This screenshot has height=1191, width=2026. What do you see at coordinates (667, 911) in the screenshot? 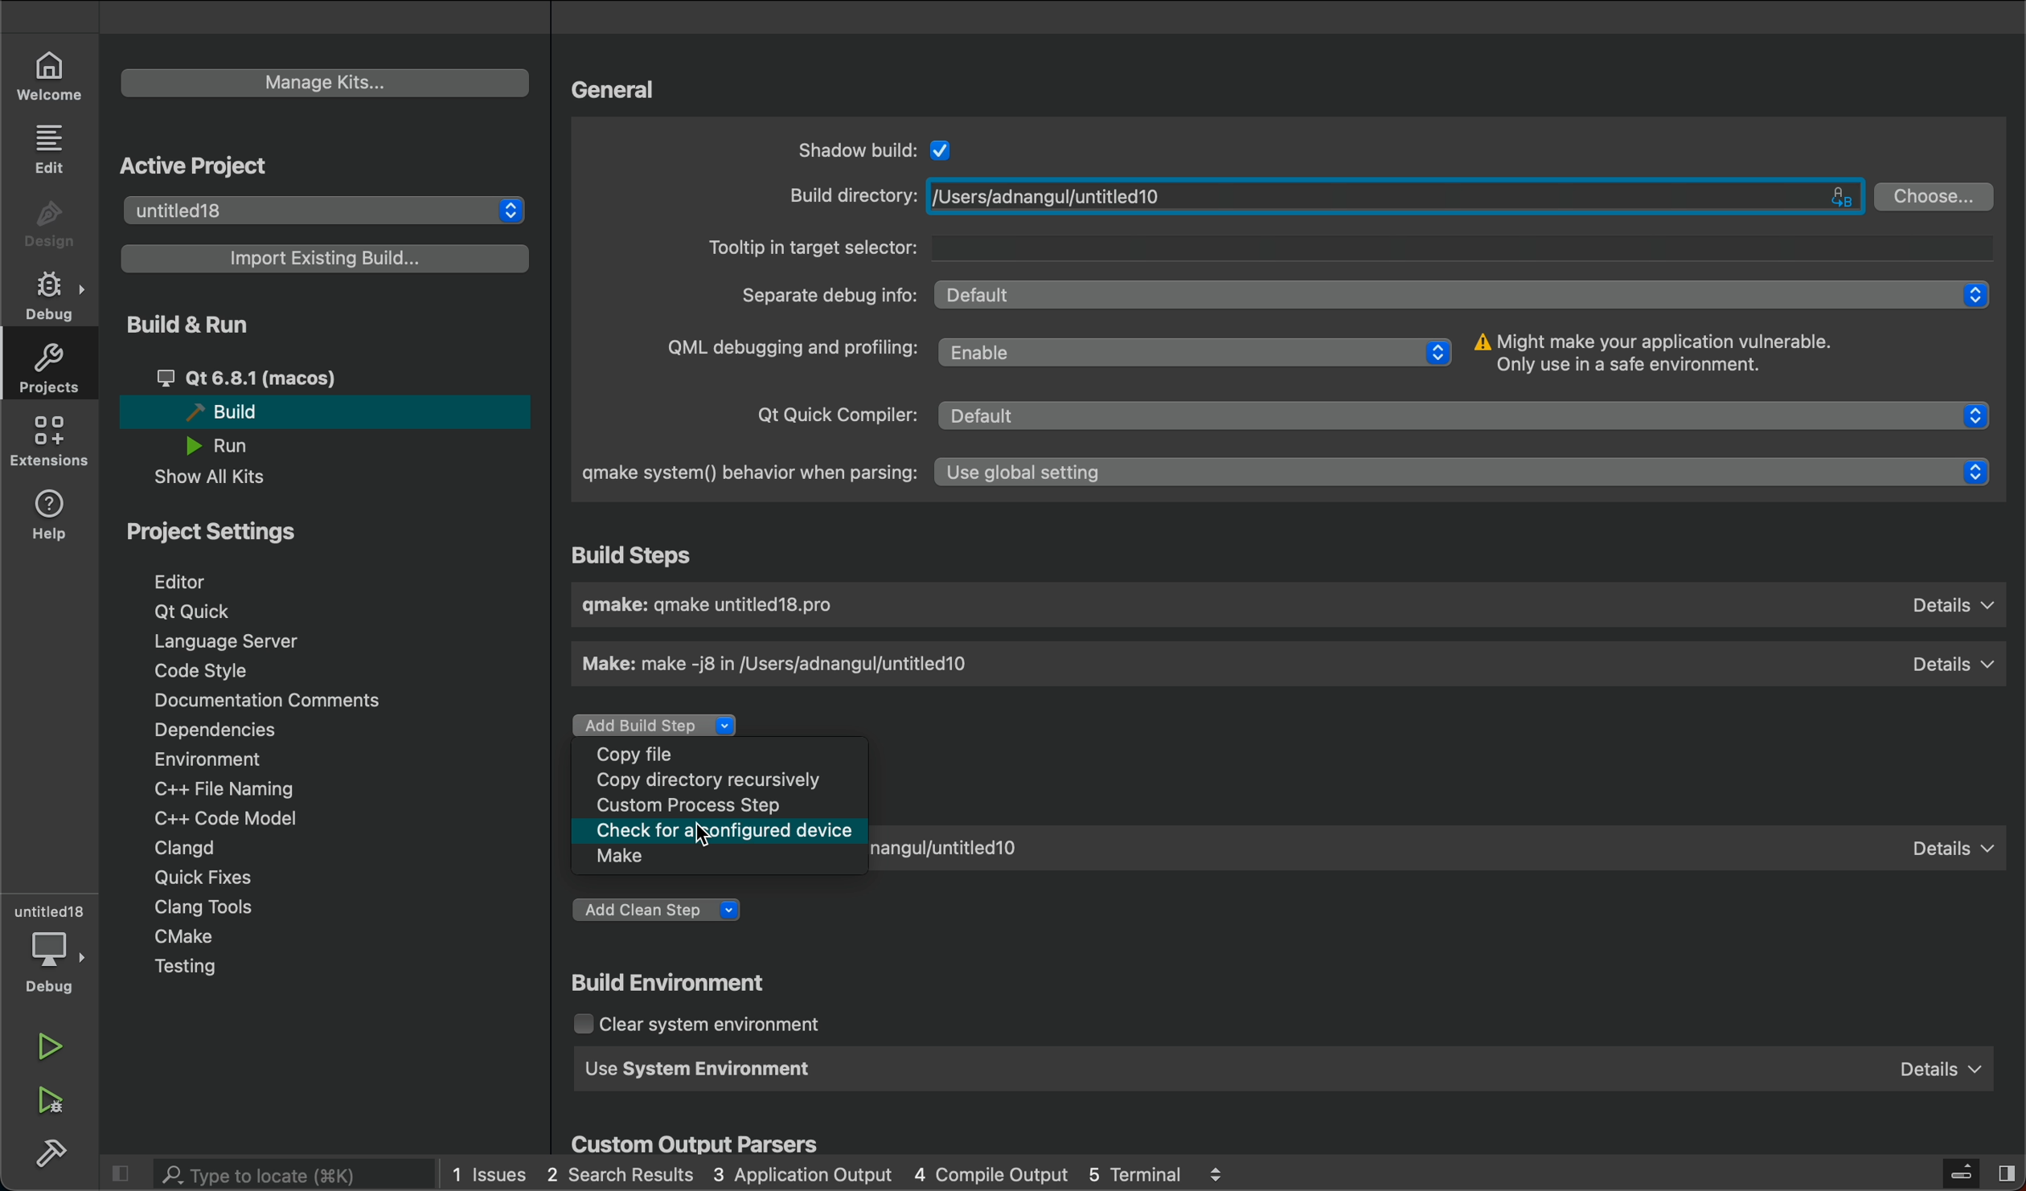
I see `add clean step` at bounding box center [667, 911].